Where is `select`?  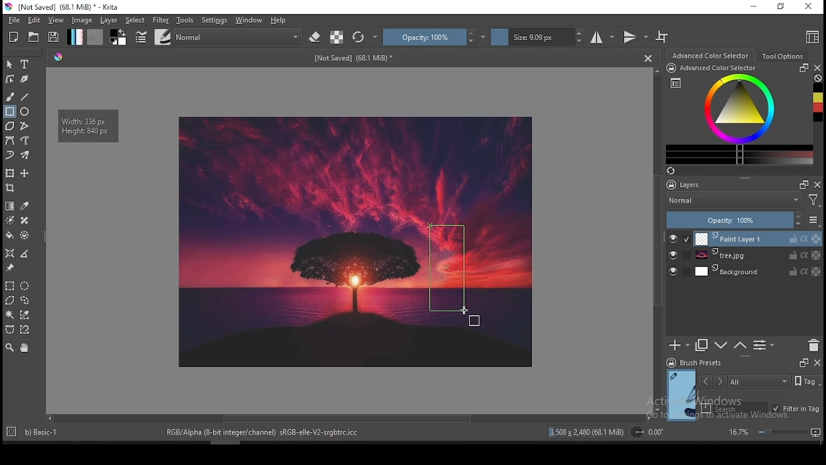 select is located at coordinates (136, 20).